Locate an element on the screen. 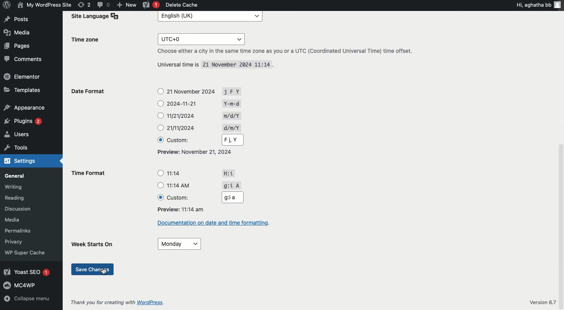 The width and height of the screenshot is (564, 310). Users is located at coordinates (18, 134).